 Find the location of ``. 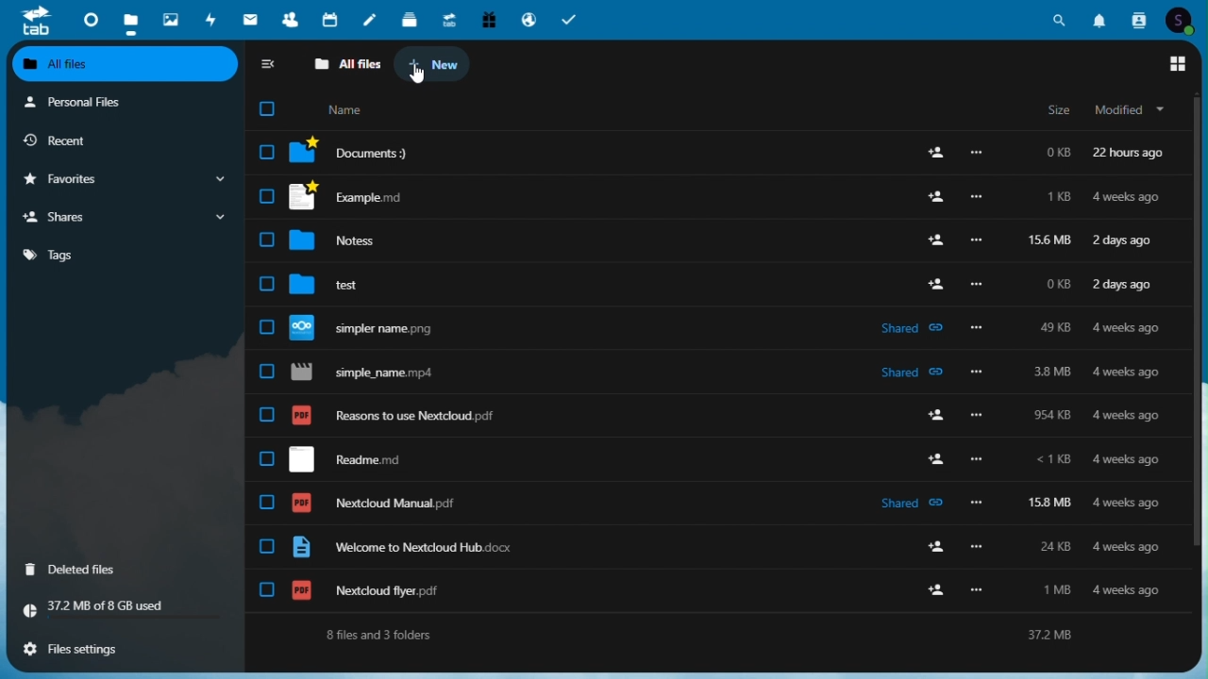

 is located at coordinates (978, 155).